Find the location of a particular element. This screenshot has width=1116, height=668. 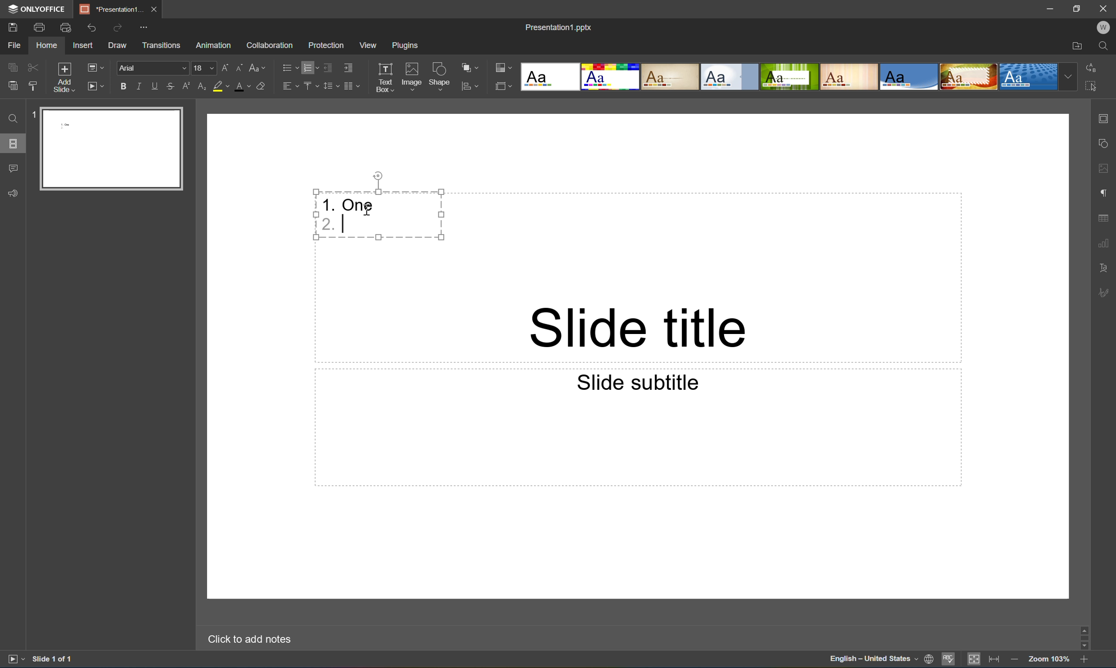

Bullets is located at coordinates (290, 65).